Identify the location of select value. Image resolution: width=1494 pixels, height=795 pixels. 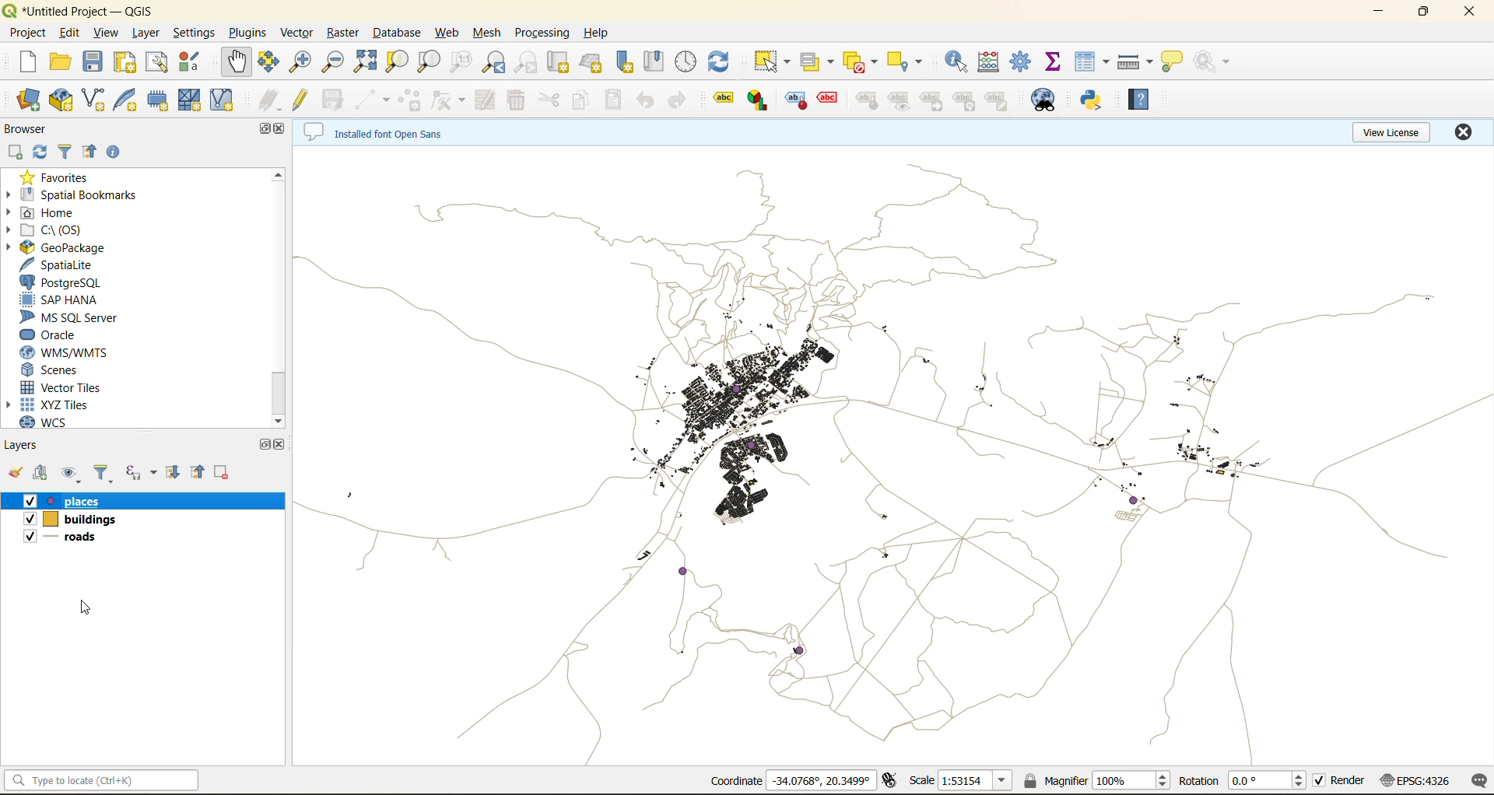
(820, 65).